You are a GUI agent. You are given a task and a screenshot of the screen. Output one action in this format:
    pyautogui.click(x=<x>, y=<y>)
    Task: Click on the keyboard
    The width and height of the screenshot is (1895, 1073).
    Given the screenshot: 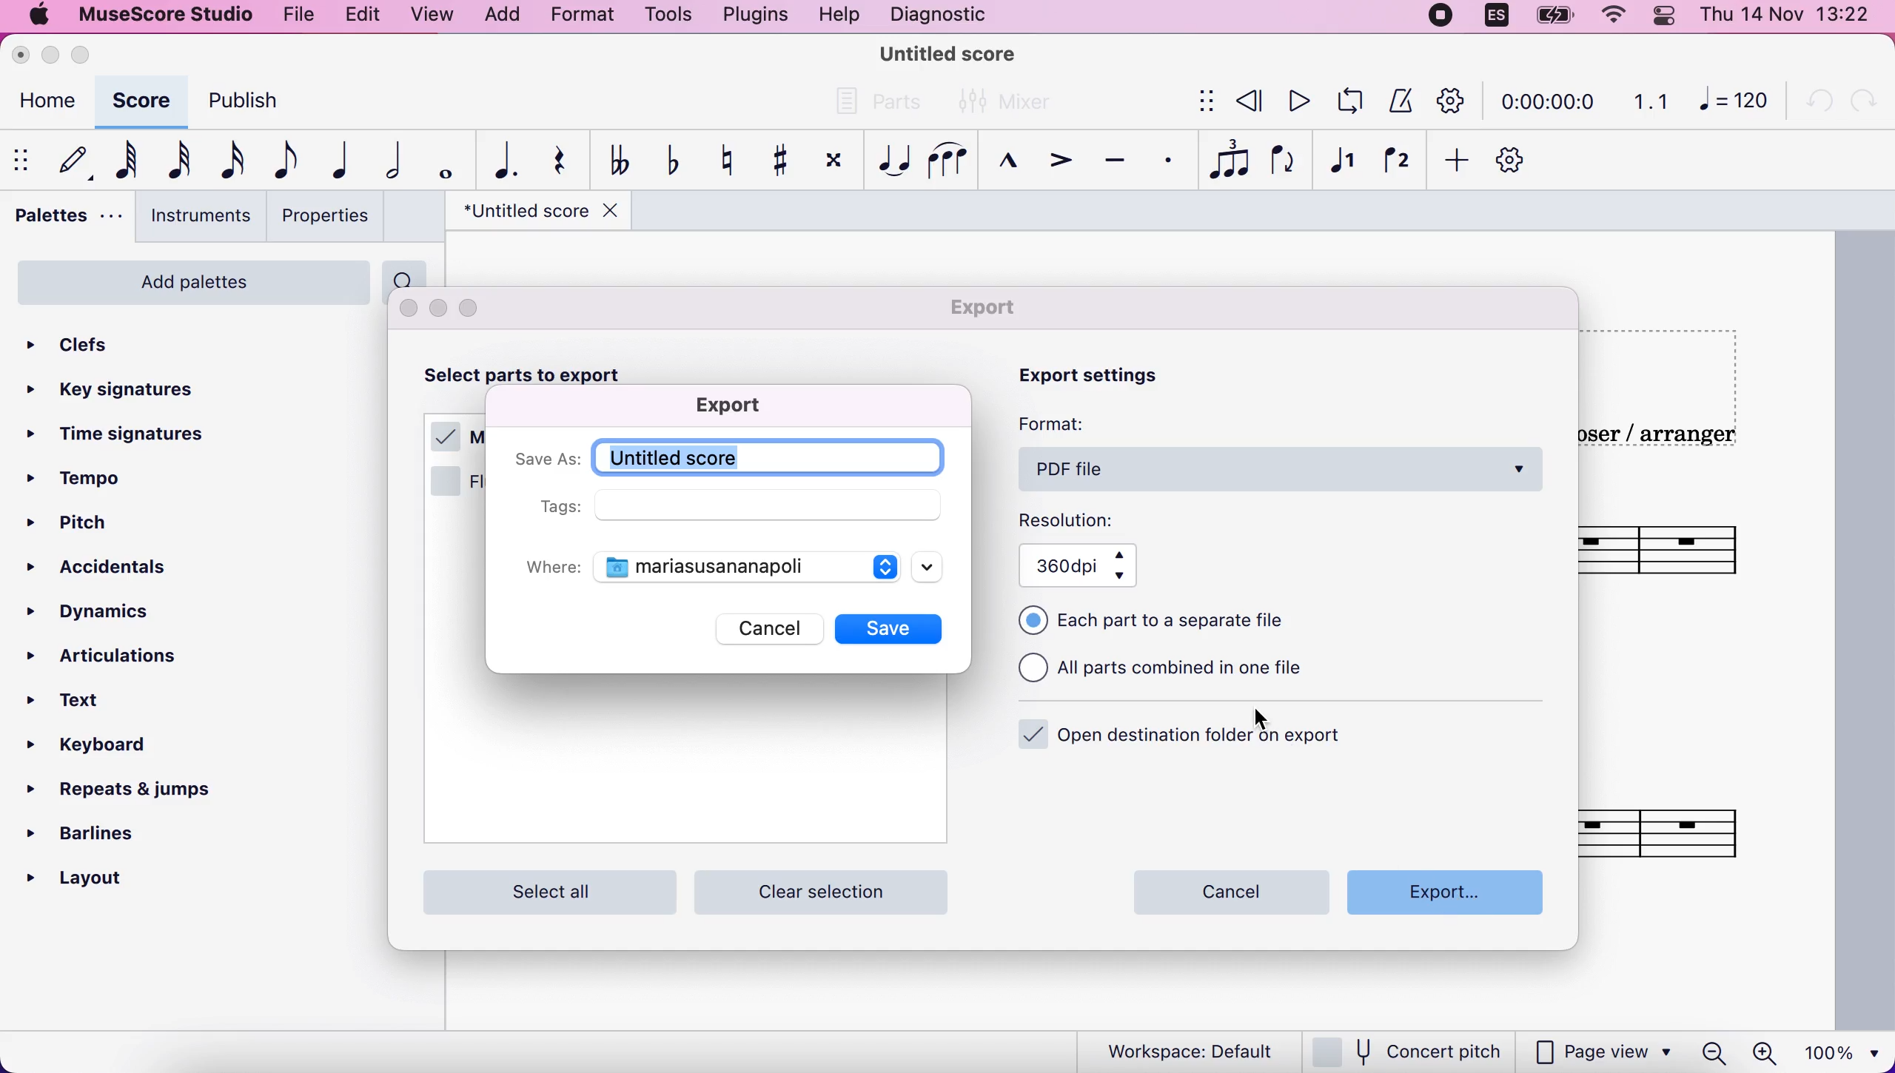 What is the action you would take?
    pyautogui.click(x=100, y=750)
    